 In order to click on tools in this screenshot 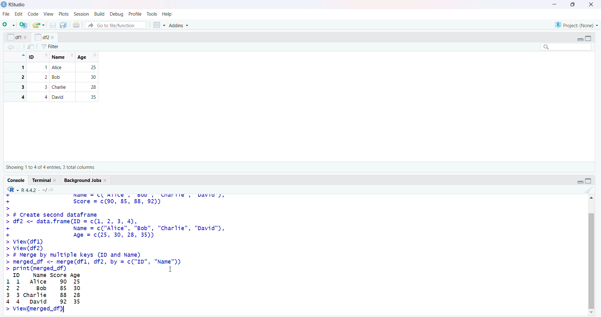, I will do `click(152, 14)`.